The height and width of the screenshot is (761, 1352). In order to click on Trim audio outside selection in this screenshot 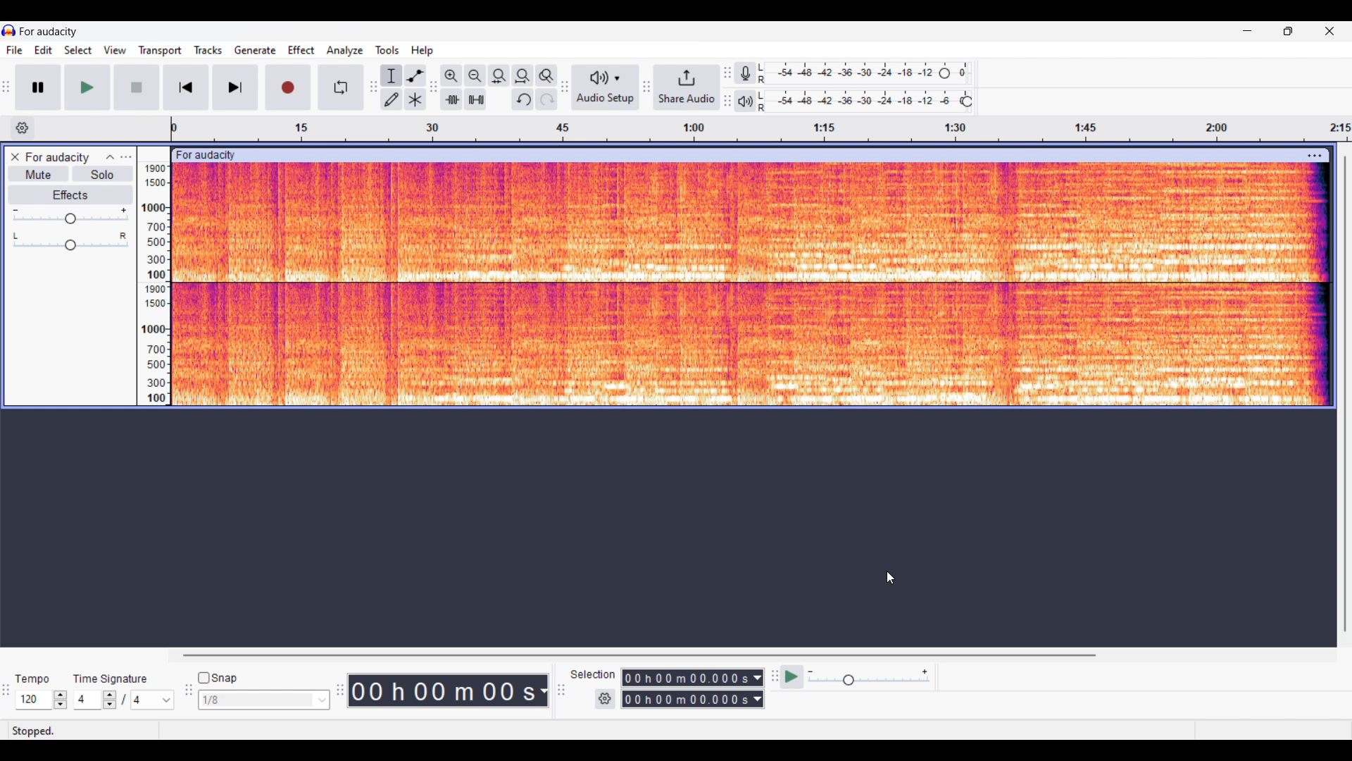, I will do `click(451, 99)`.